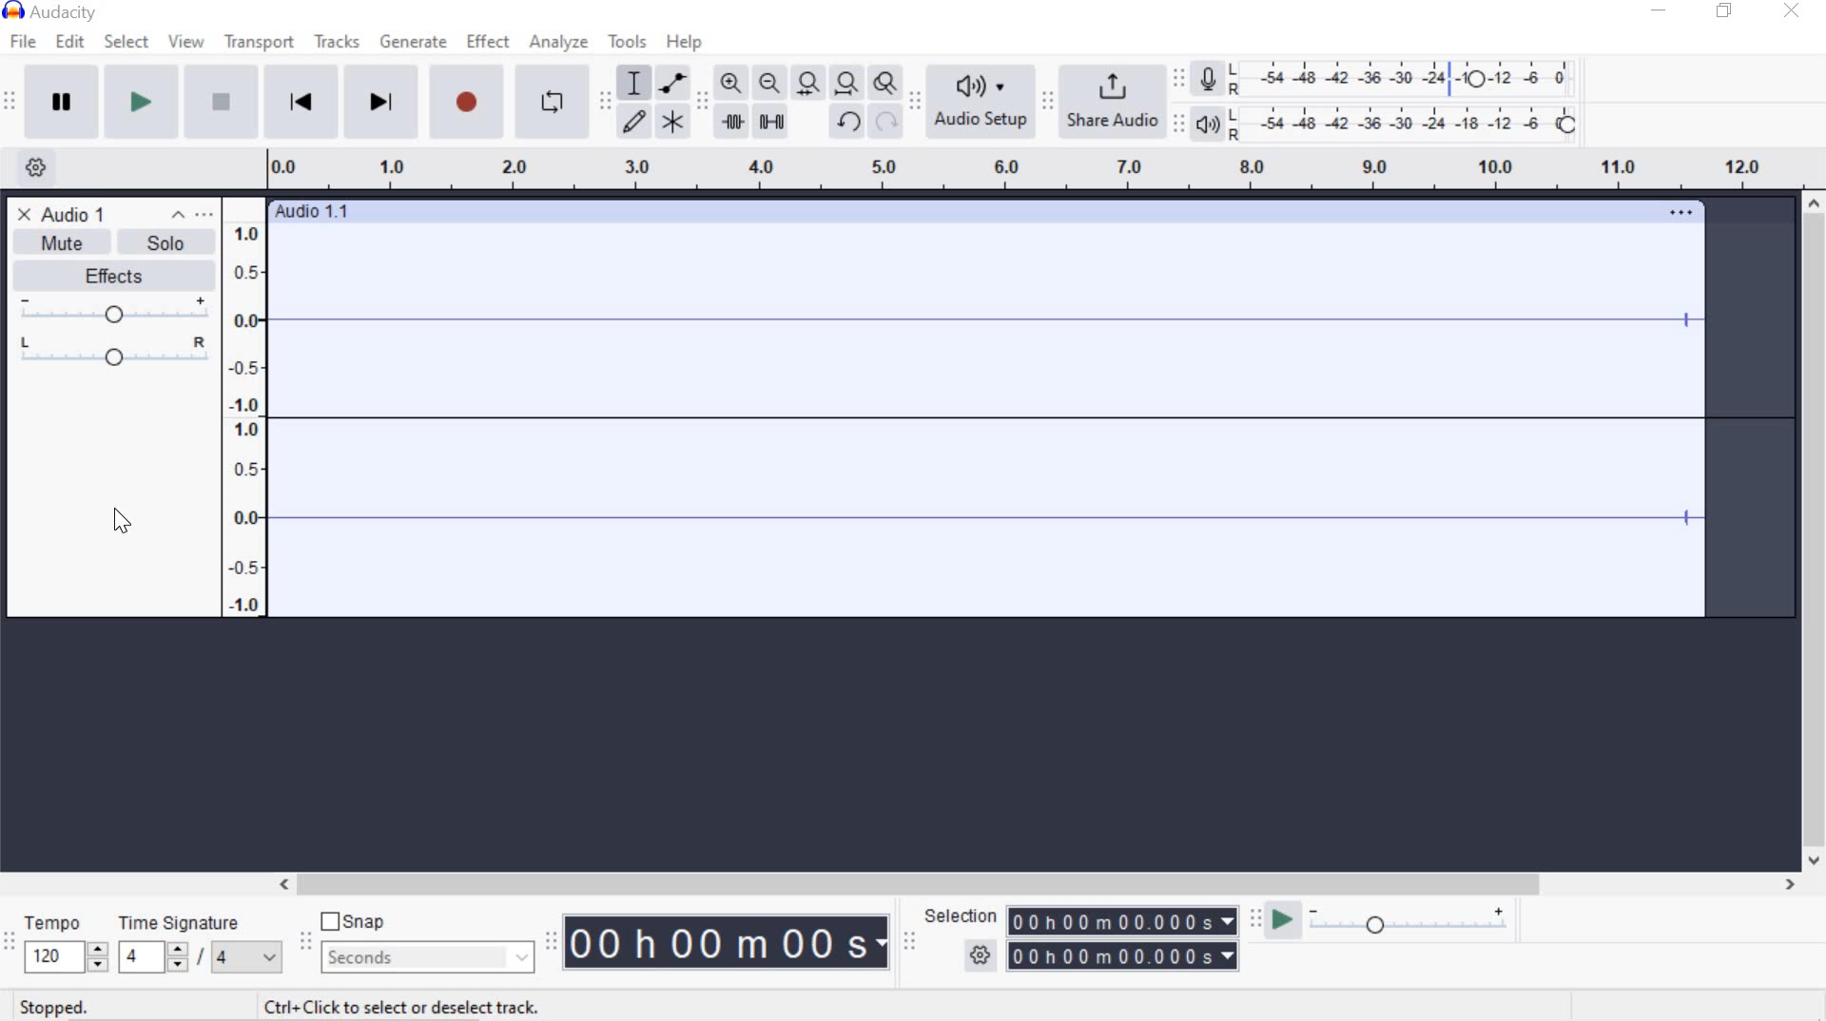 This screenshot has height=1021, width=1826. What do you see at coordinates (848, 85) in the screenshot?
I see `Fit project to width` at bounding box center [848, 85].